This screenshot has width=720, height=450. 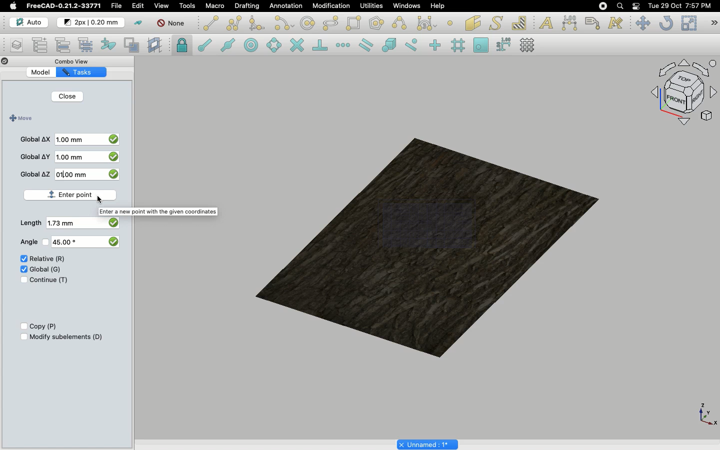 What do you see at coordinates (409, 7) in the screenshot?
I see `Windows` at bounding box center [409, 7].